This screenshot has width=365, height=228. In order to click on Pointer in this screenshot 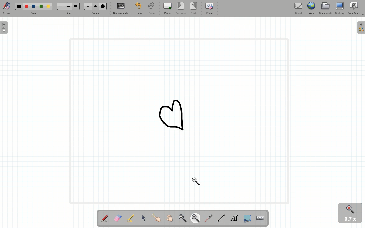, I will do `click(157, 218)`.